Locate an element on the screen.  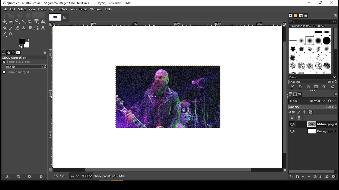
view is located at coordinates (32, 9).